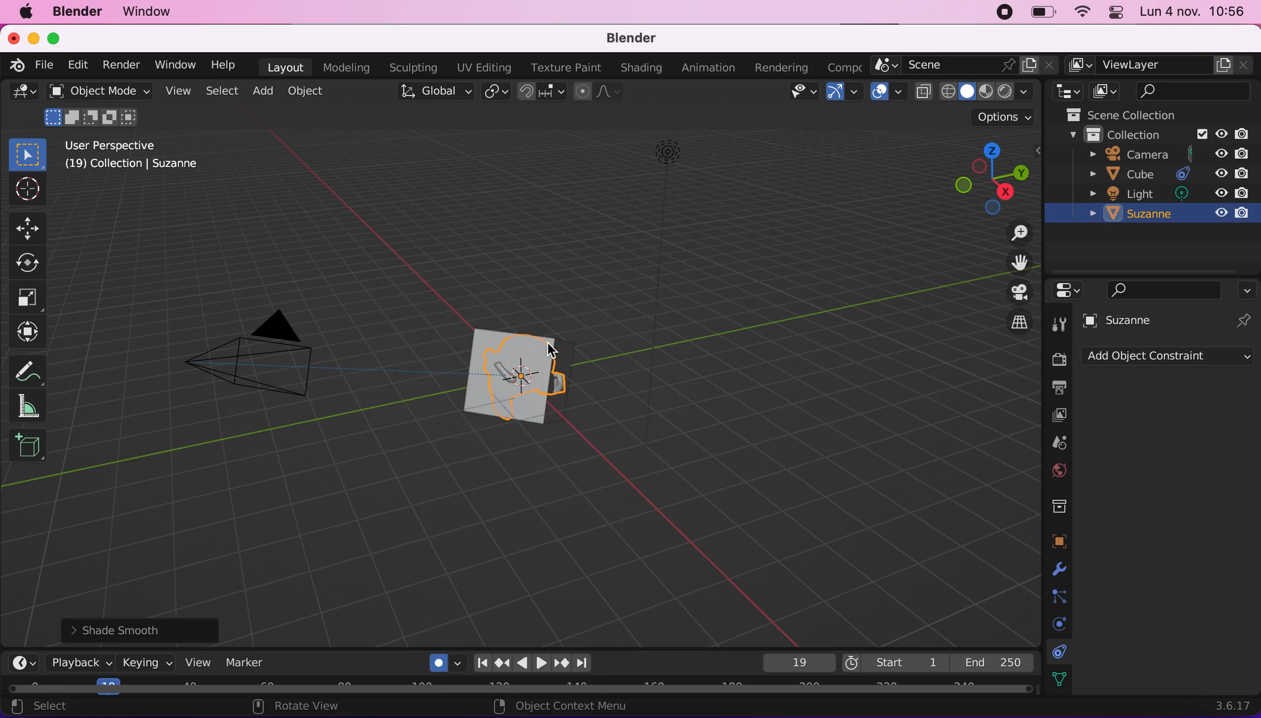 Image resolution: width=1261 pixels, height=718 pixels. I want to click on maximize, so click(58, 38).